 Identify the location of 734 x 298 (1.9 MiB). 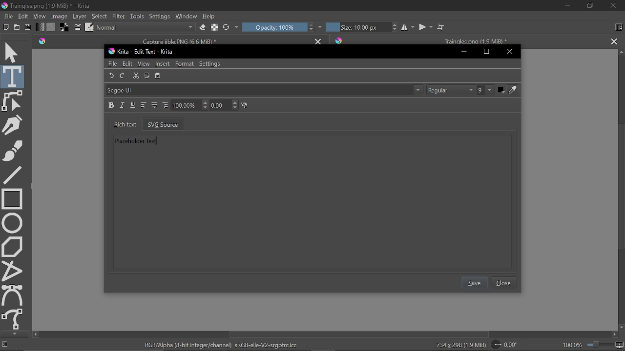
(459, 345).